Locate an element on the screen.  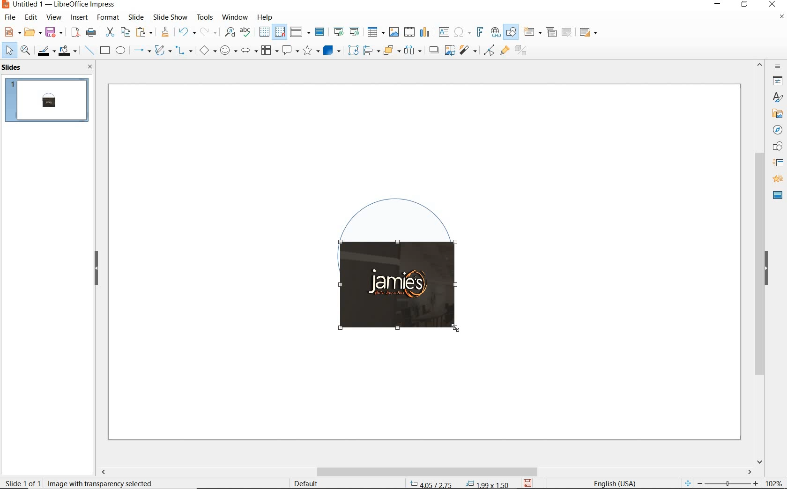
show gluepoint functions is located at coordinates (503, 51).